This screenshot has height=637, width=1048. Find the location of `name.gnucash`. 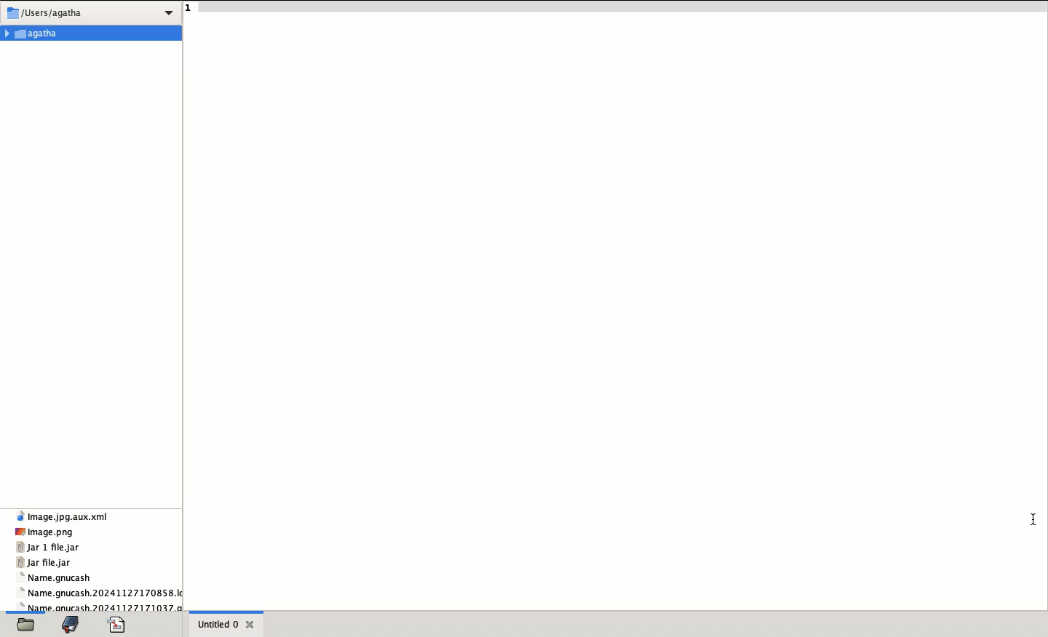

name.gnucash is located at coordinates (53, 579).